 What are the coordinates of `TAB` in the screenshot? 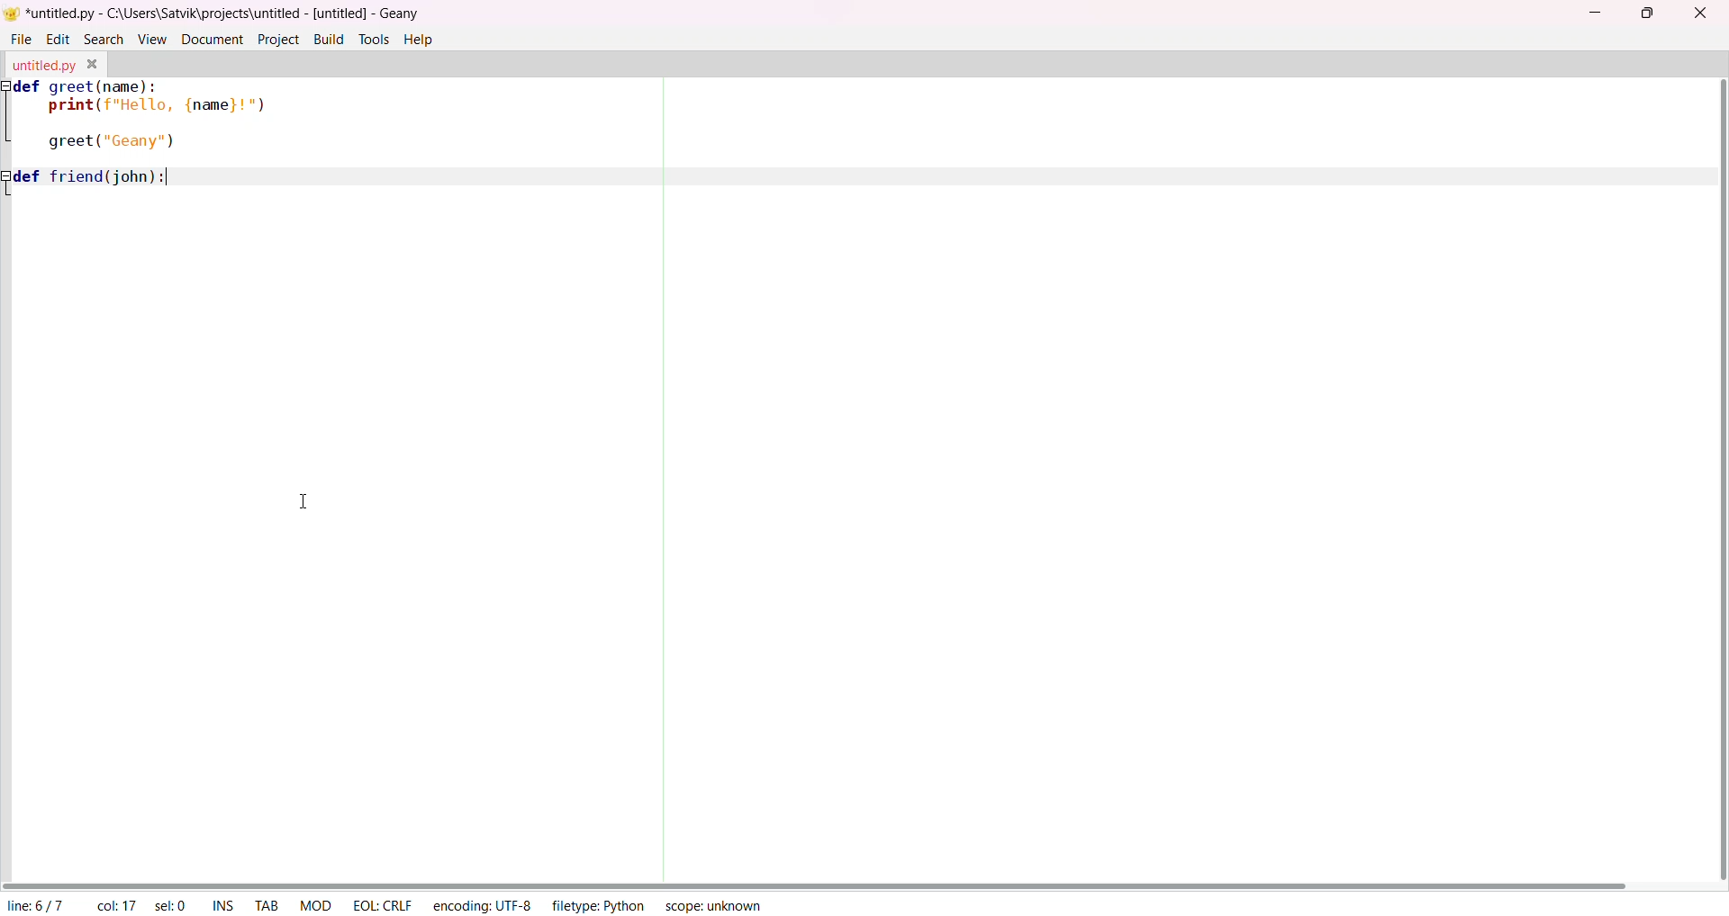 It's located at (264, 903).